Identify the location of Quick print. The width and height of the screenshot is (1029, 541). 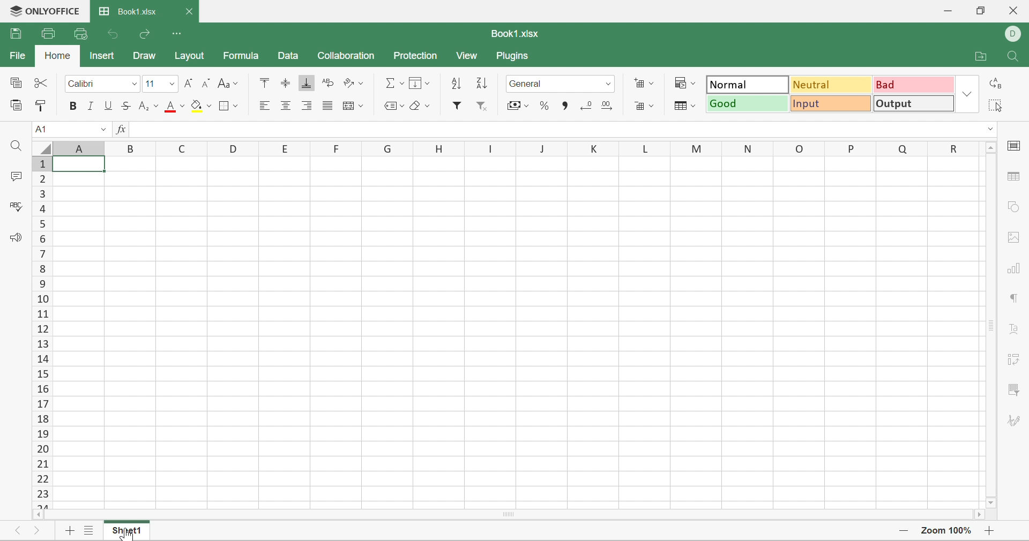
(81, 34).